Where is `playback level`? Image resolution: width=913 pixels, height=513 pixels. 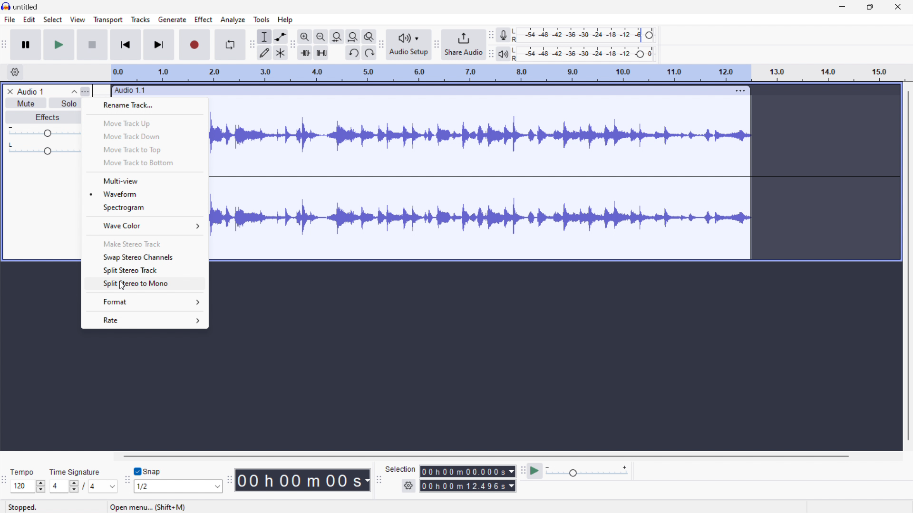 playback level is located at coordinates (583, 54).